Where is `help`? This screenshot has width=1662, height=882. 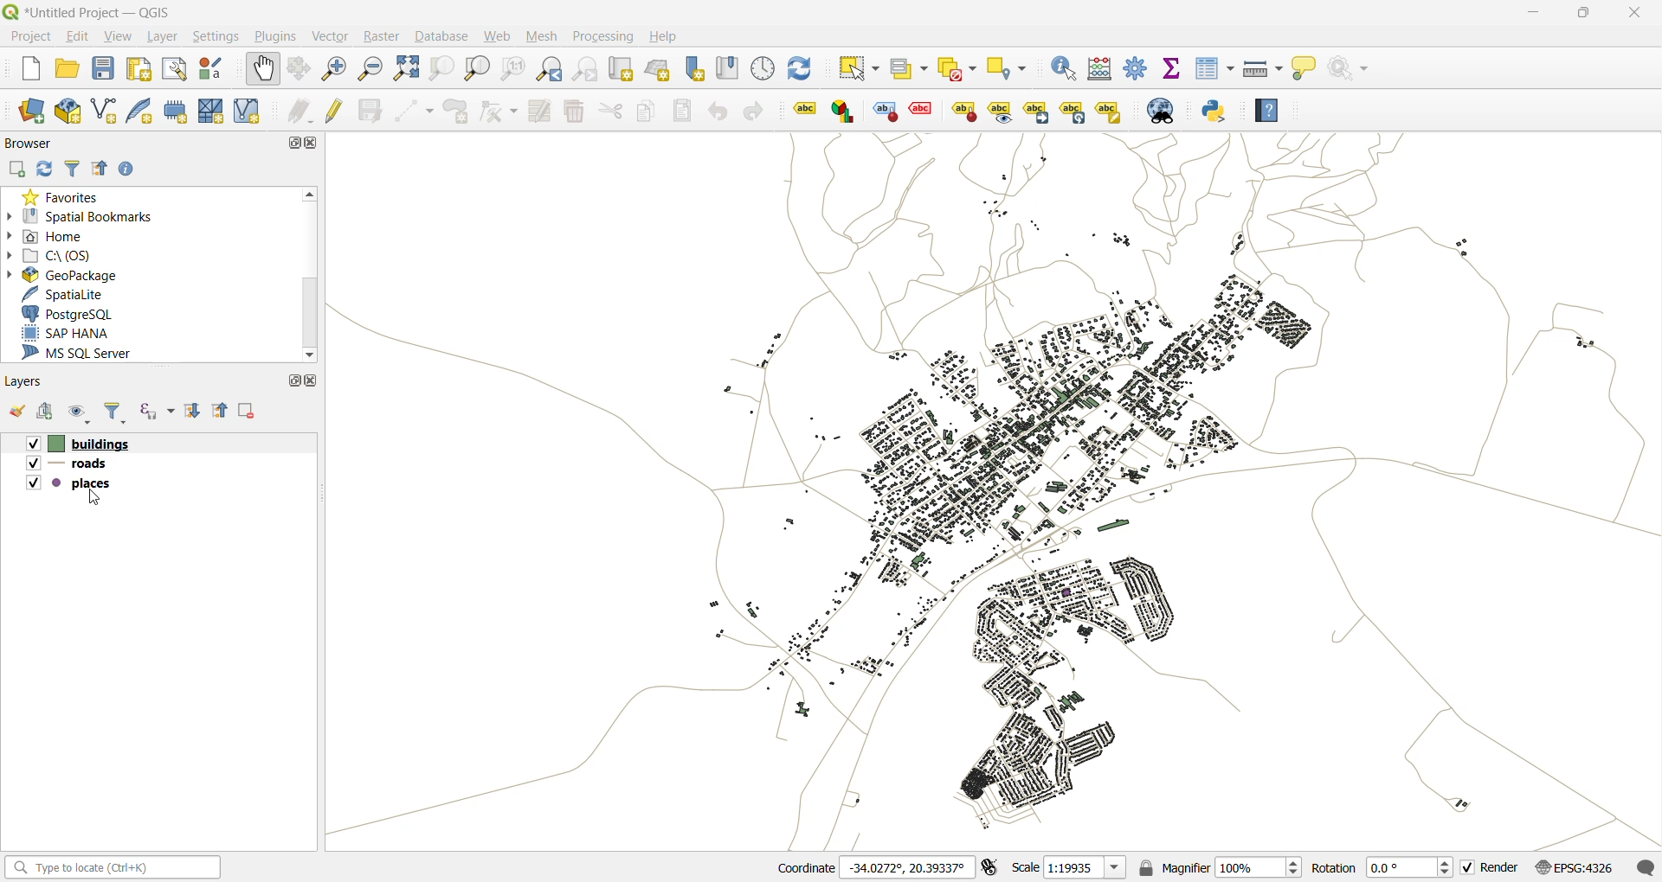
help is located at coordinates (1267, 112).